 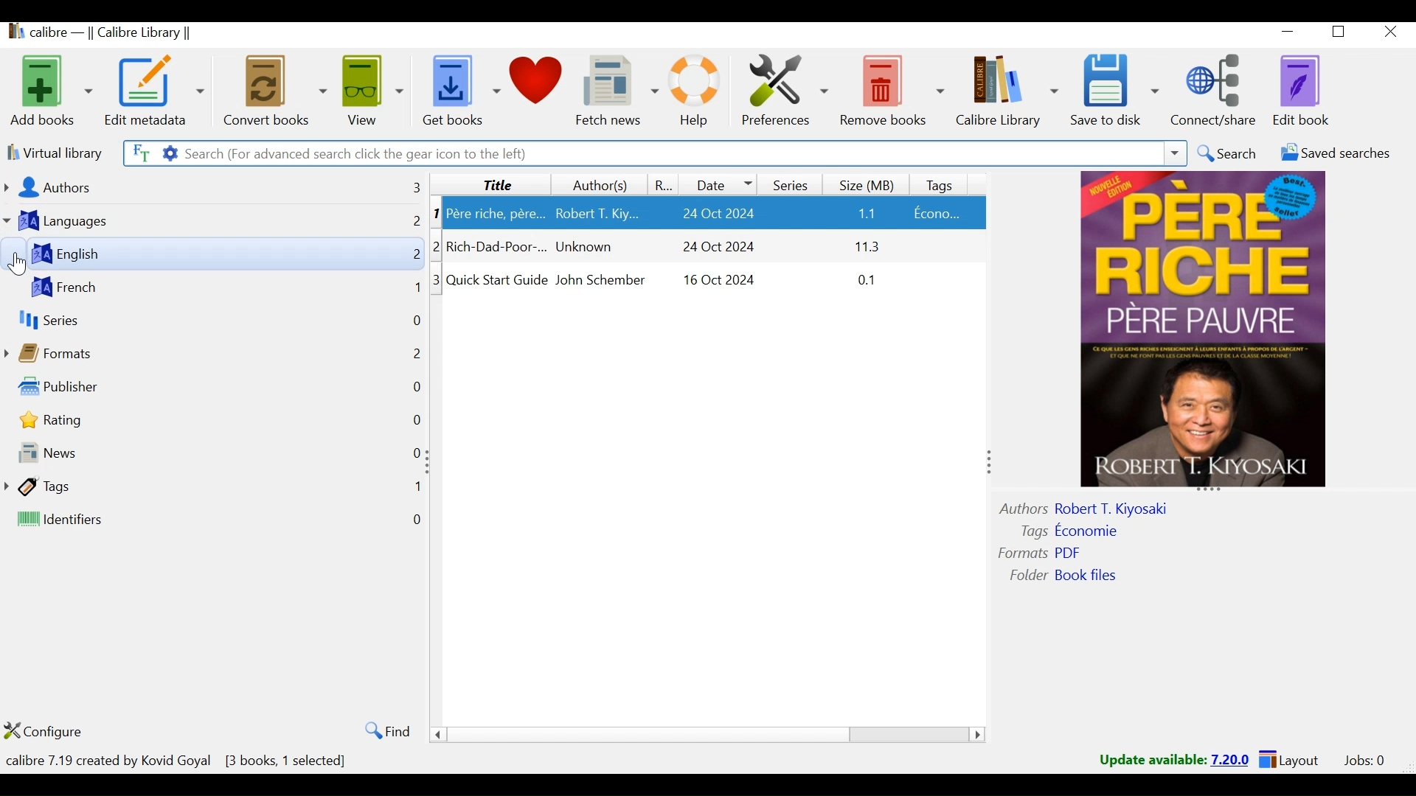 What do you see at coordinates (87, 420) in the screenshot?
I see `Rating` at bounding box center [87, 420].